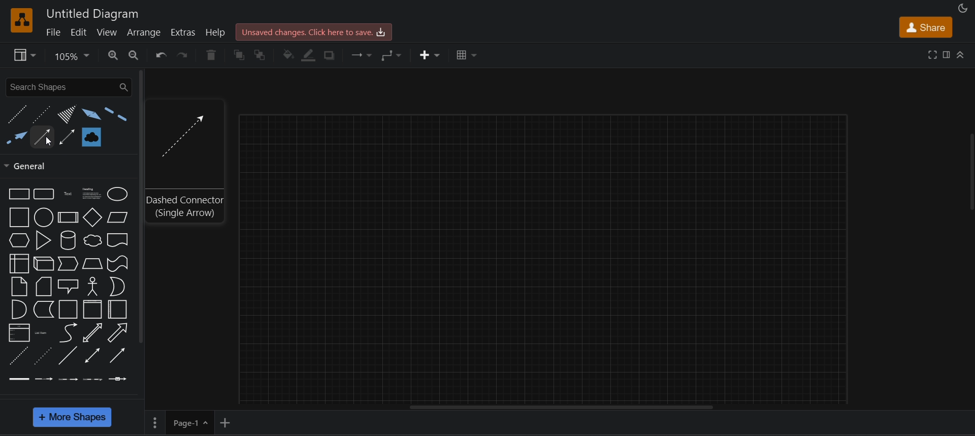 Image resolution: width=975 pixels, height=436 pixels. I want to click on shadows, so click(333, 55).